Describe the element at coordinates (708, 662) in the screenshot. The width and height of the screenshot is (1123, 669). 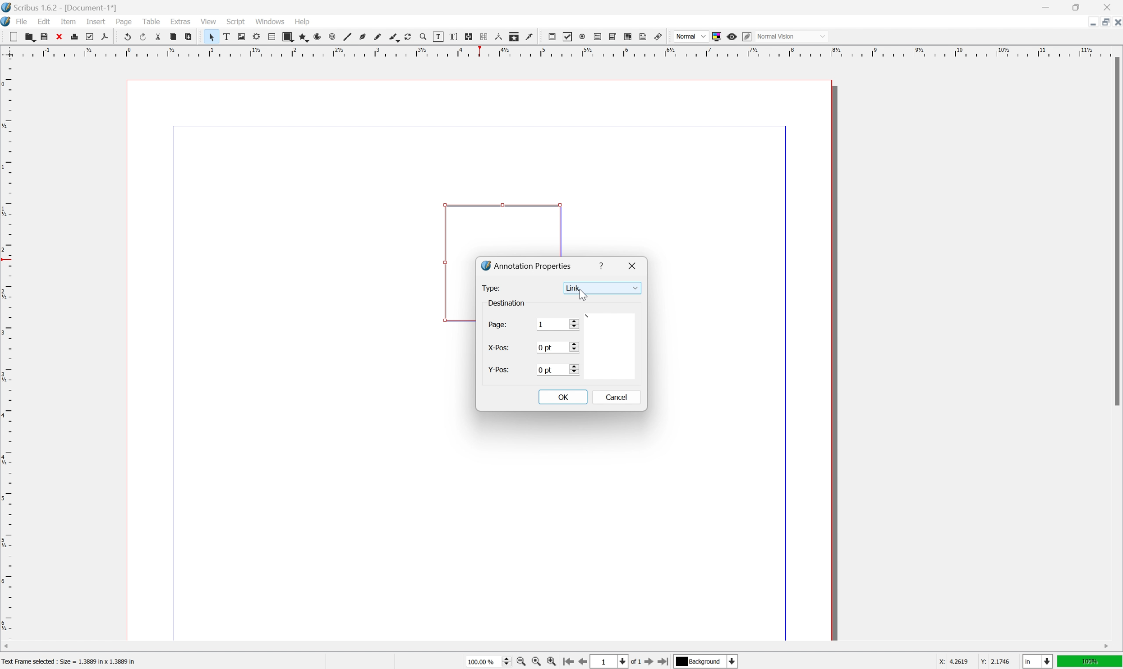
I see `select current layer` at that location.